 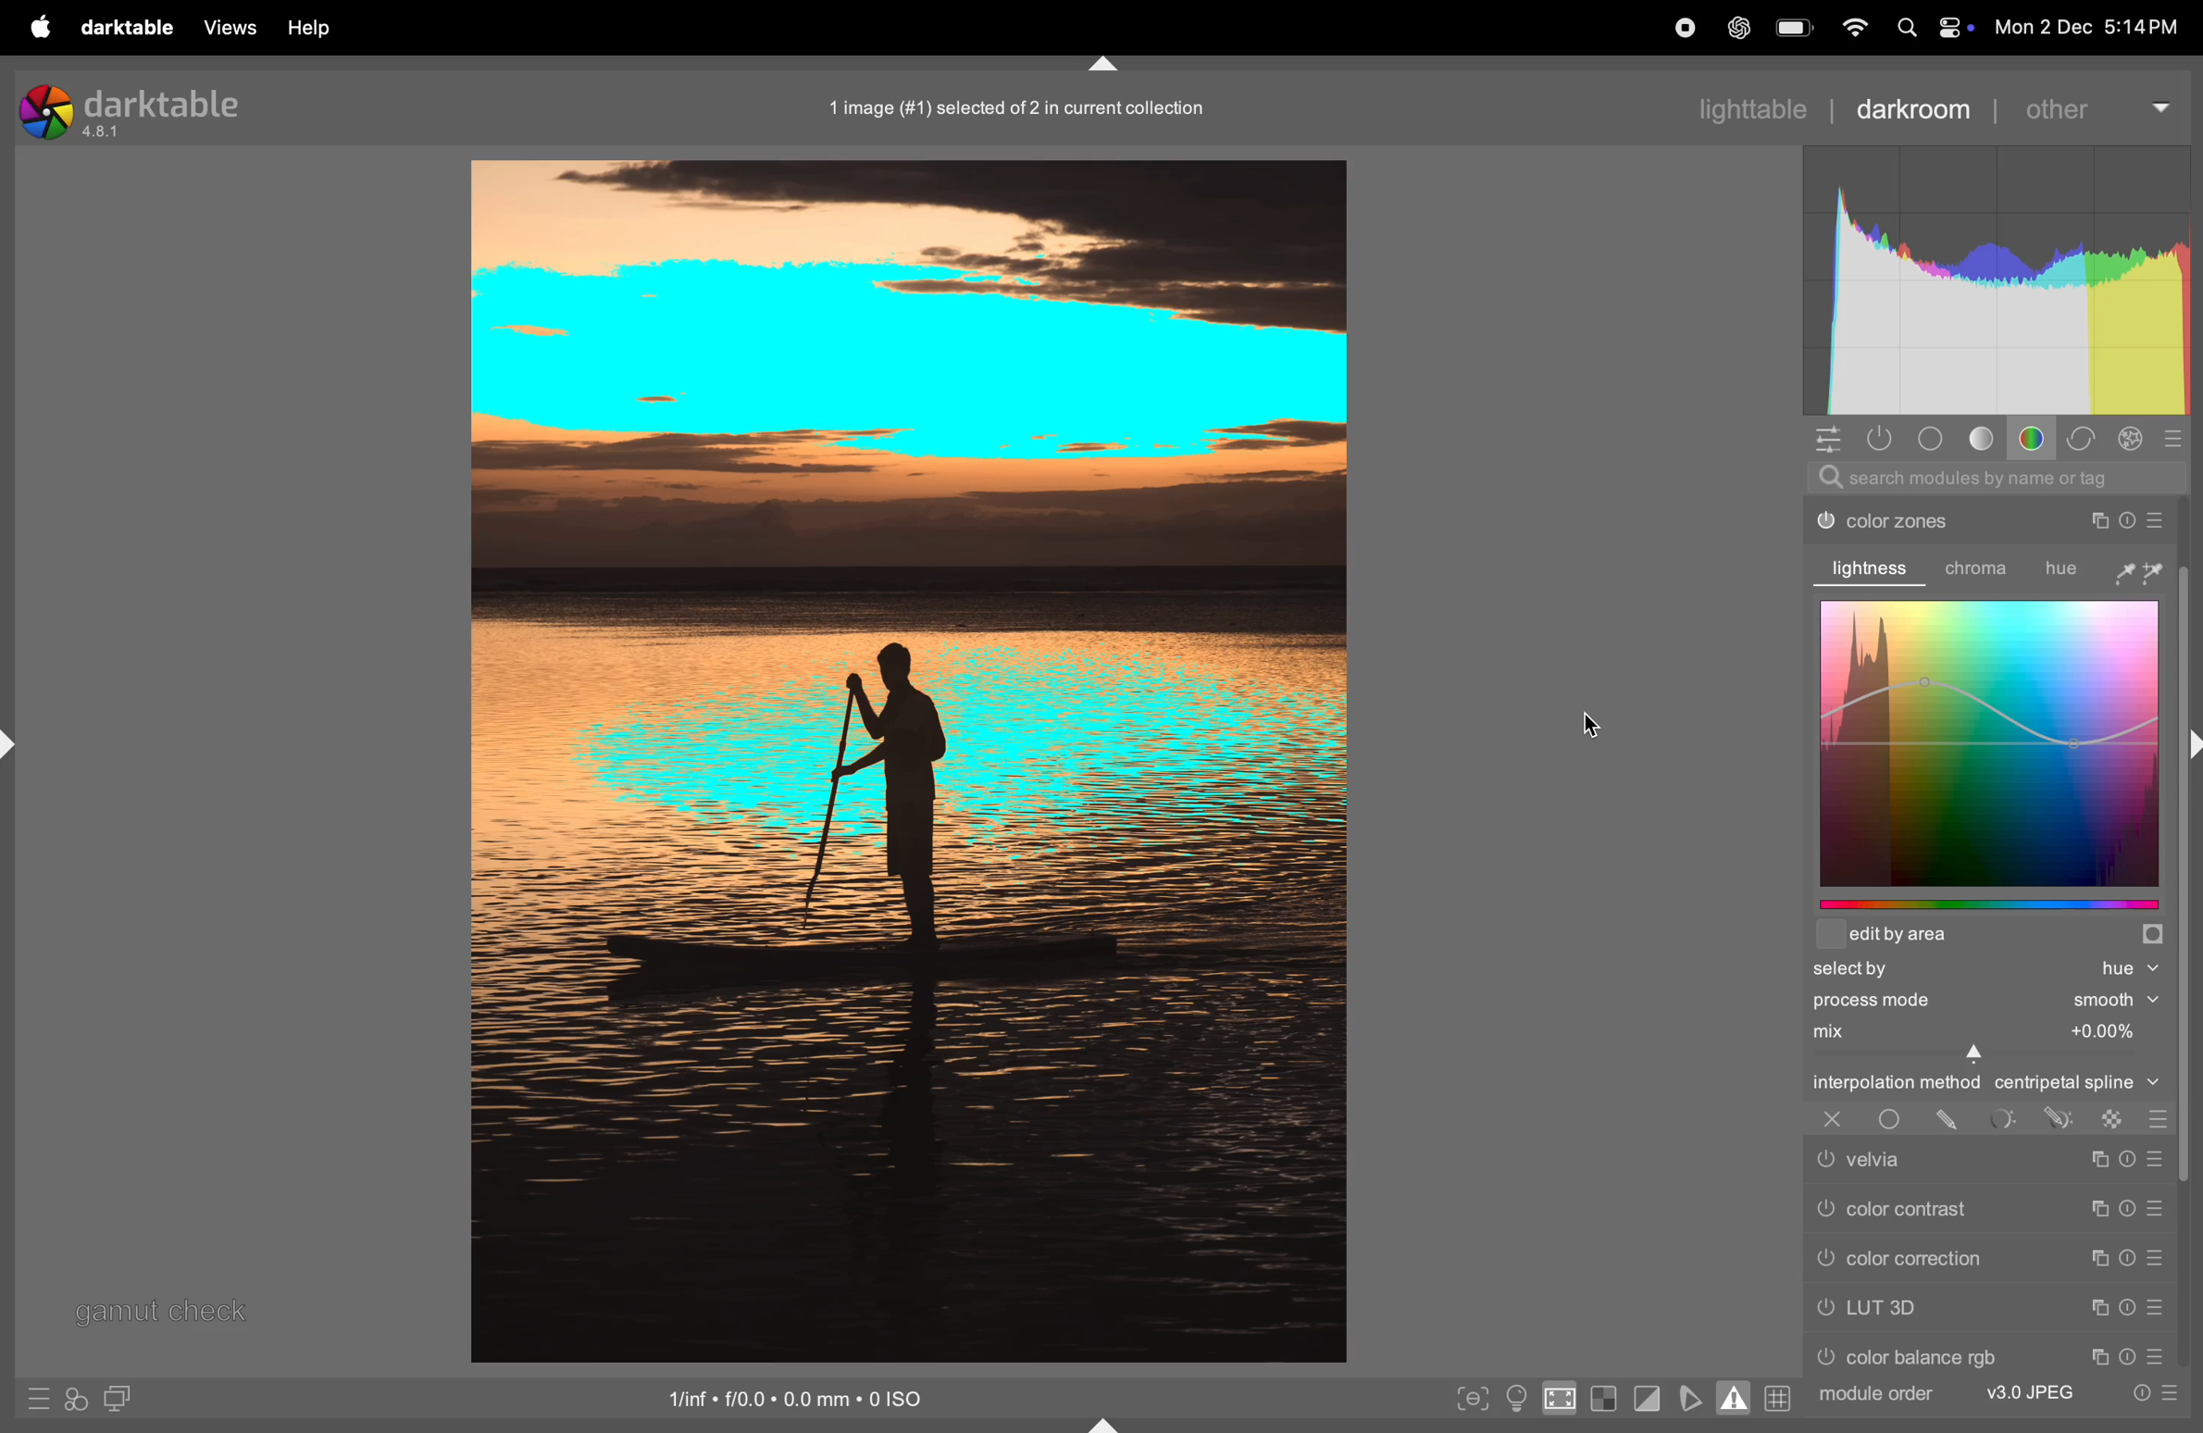 I want to click on Copy, so click(x=2097, y=1159).